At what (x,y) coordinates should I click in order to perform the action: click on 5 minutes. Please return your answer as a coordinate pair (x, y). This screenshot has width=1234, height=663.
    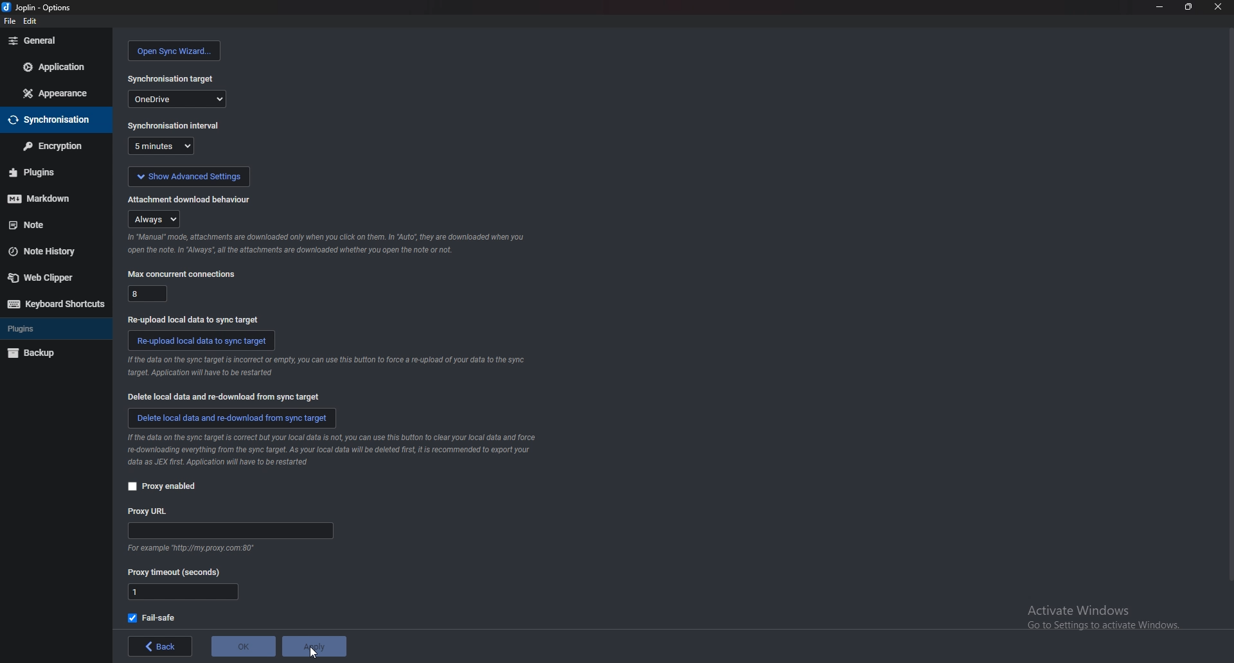
    Looking at the image, I should click on (163, 146).